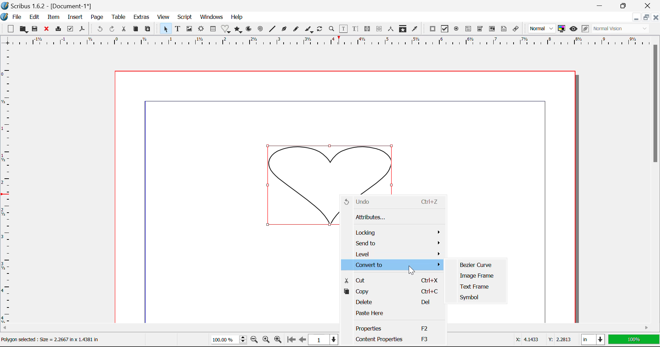 The image size is (660, 347). I want to click on Normal Vision, so click(621, 29).